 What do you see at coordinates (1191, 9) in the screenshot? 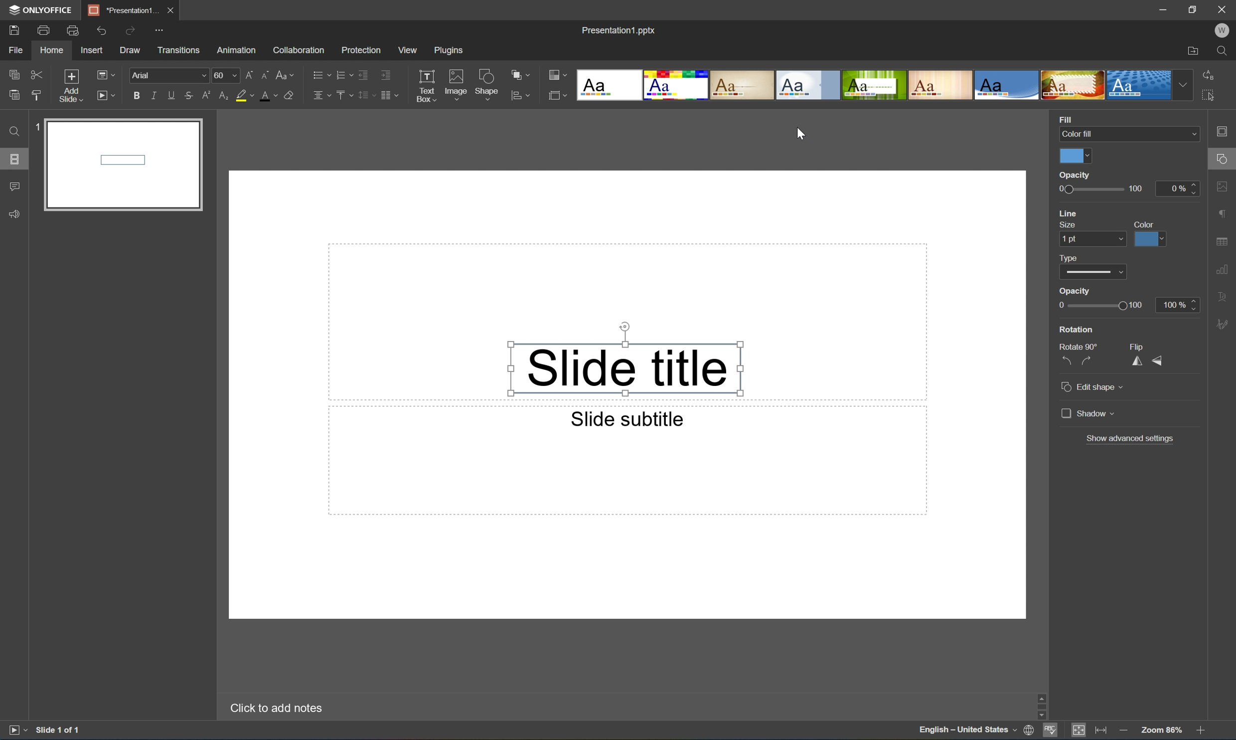
I see `Restore down` at bounding box center [1191, 9].